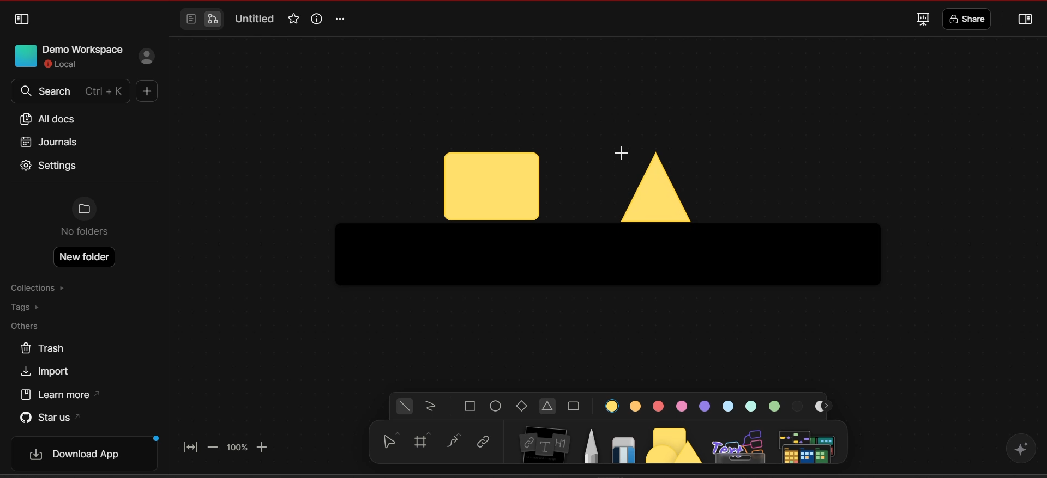  Describe the element at coordinates (658, 407) in the screenshot. I see `color 3` at that location.